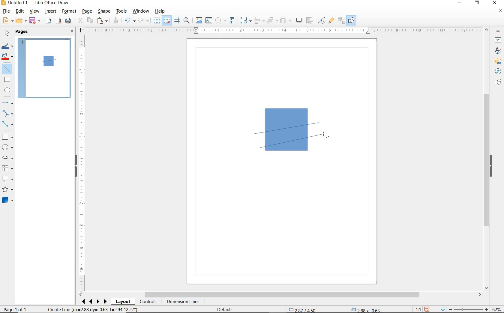  What do you see at coordinates (8, 90) in the screenshot?
I see `ELLIPSE` at bounding box center [8, 90].